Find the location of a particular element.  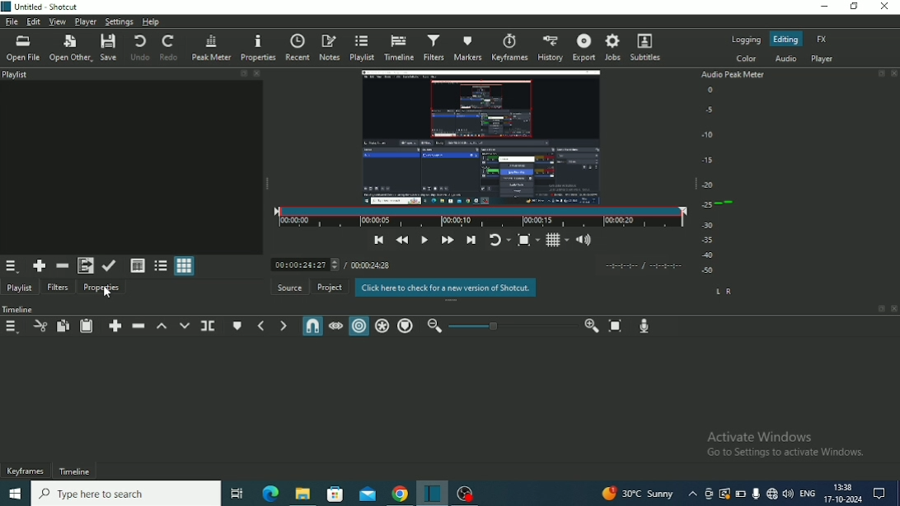

Playlist menu is located at coordinates (12, 268).